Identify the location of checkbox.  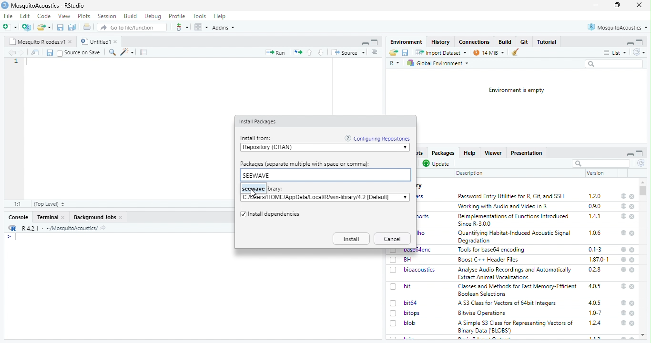
(242, 215).